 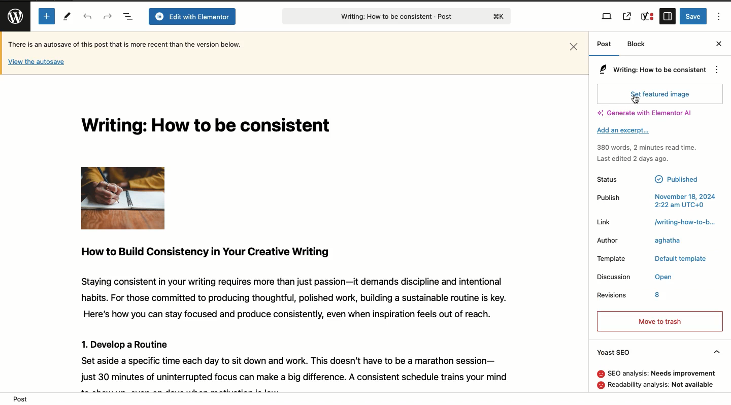 What do you see at coordinates (693, 16) in the screenshot?
I see `Save` at bounding box center [693, 16].